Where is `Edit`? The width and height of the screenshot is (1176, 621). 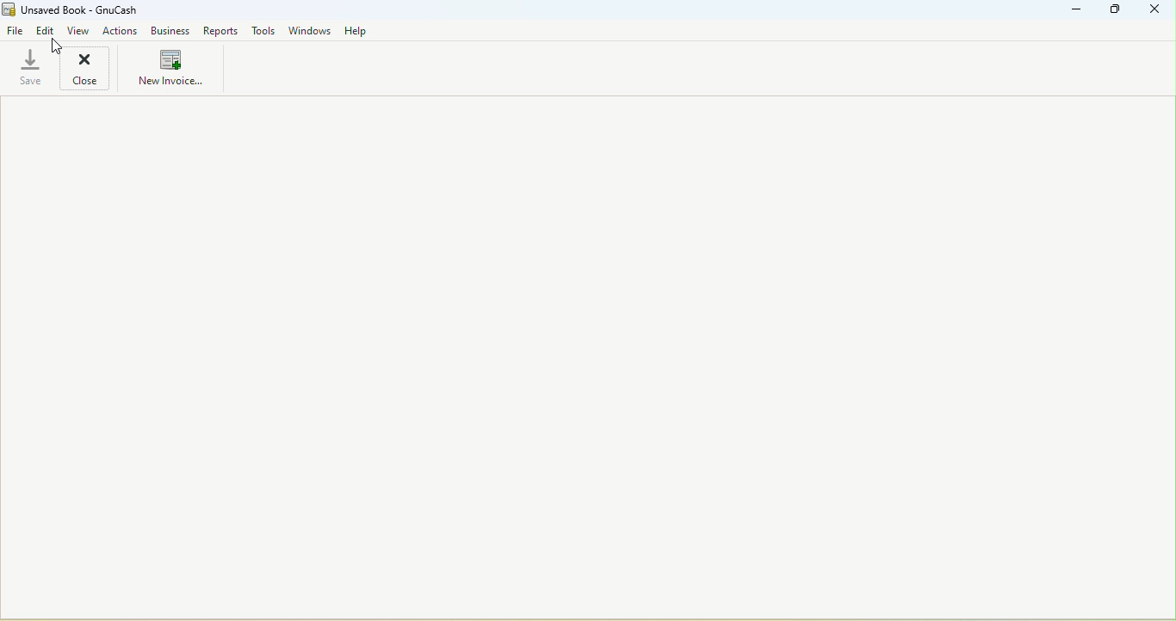
Edit is located at coordinates (46, 32).